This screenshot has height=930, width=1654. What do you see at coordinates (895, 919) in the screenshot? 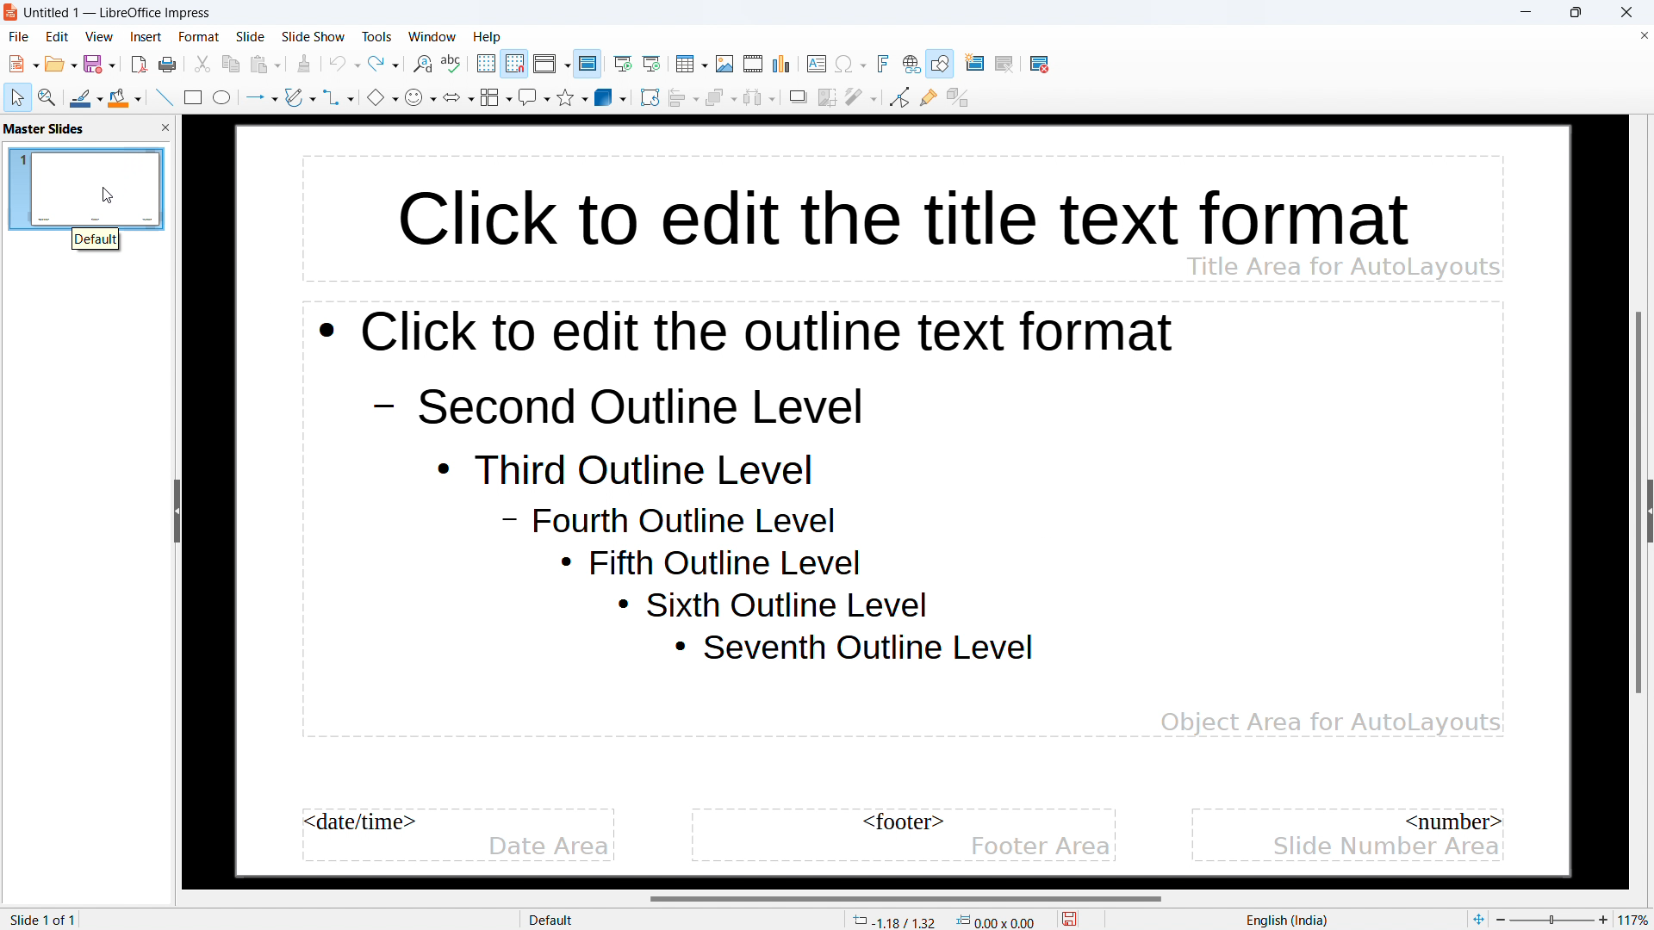
I see `cursor coordinates` at bounding box center [895, 919].